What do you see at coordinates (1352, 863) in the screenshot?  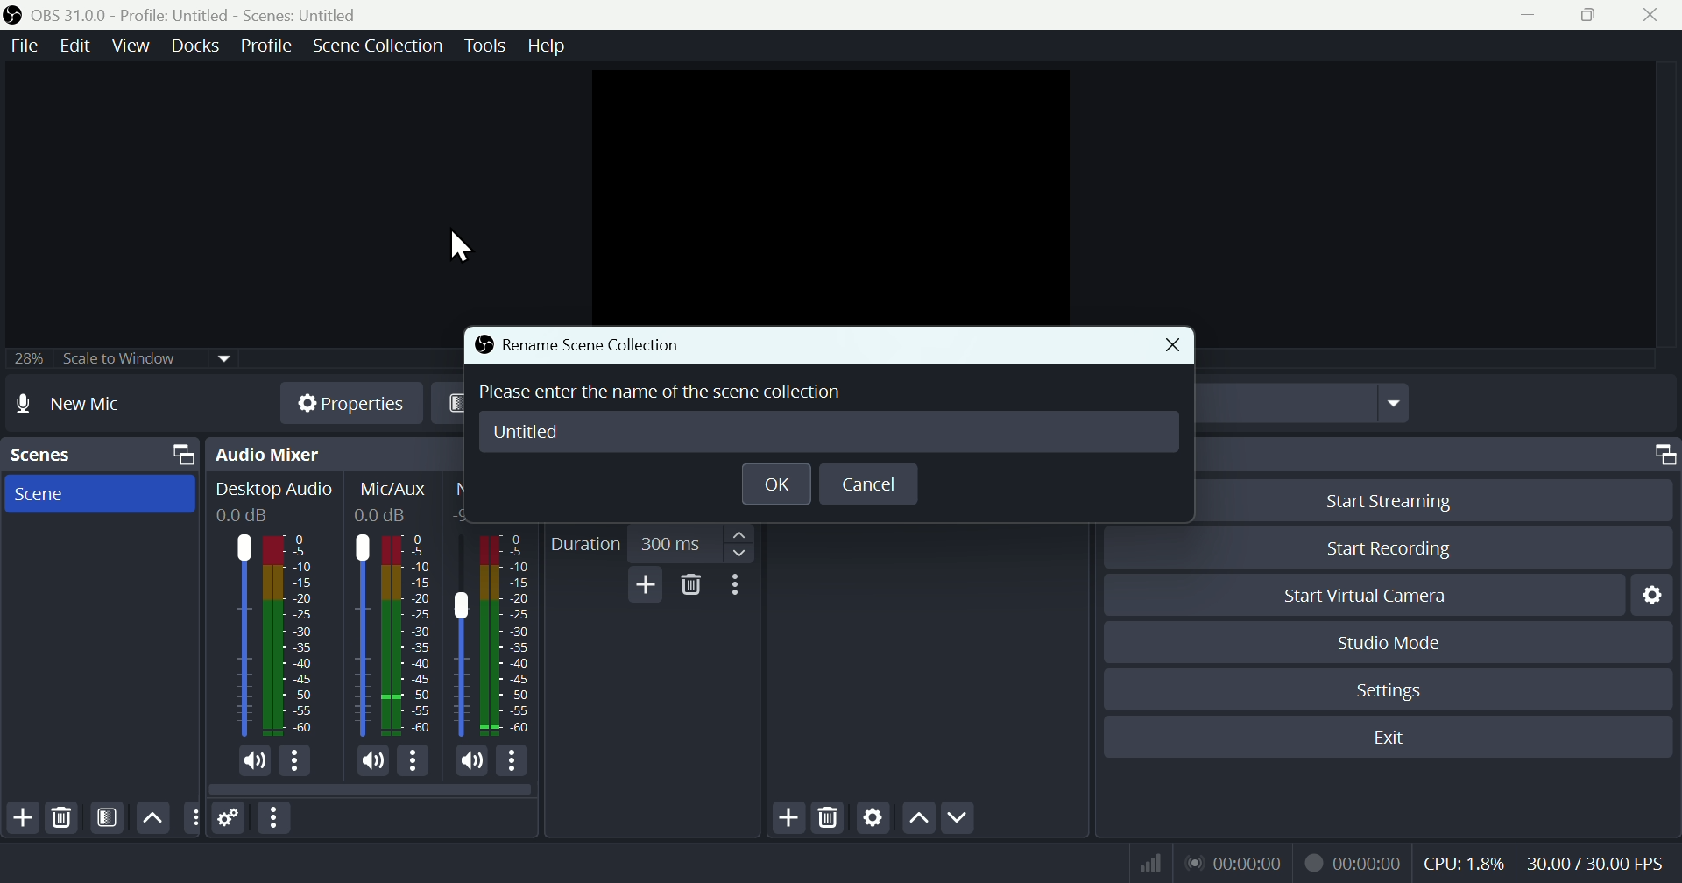 I see `Recording Status` at bounding box center [1352, 863].